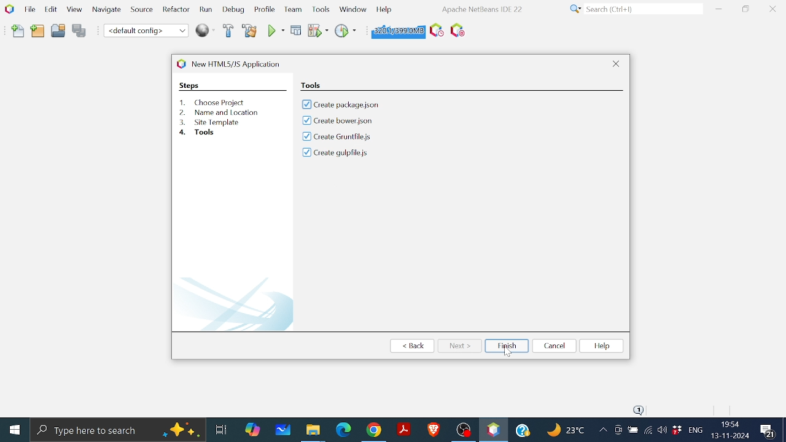 The width and height of the screenshot is (786, 442). What do you see at coordinates (745, 9) in the screenshot?
I see `Restore down` at bounding box center [745, 9].